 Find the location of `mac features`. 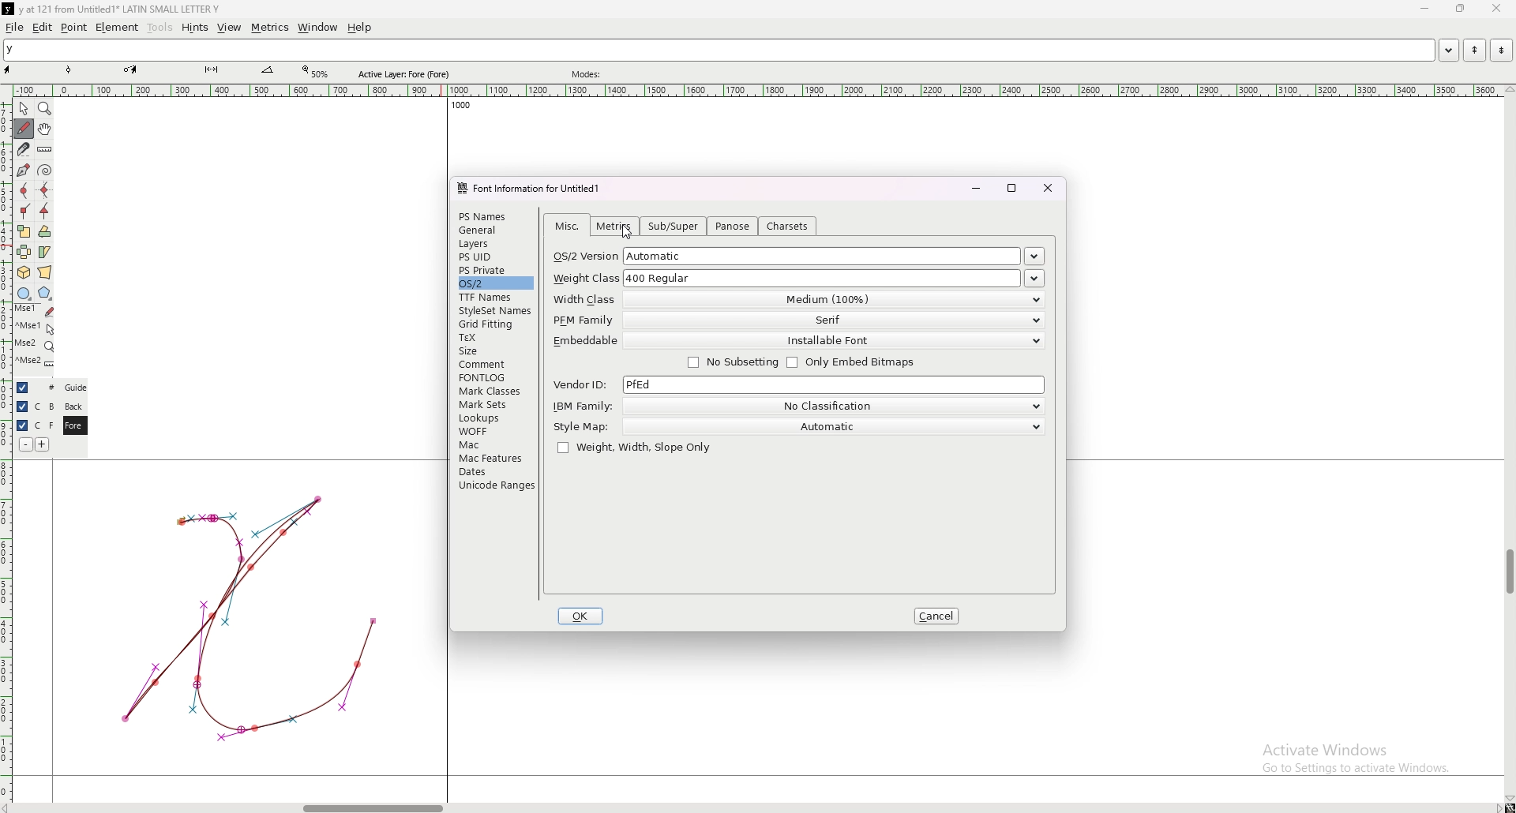

mac features is located at coordinates (495, 458).